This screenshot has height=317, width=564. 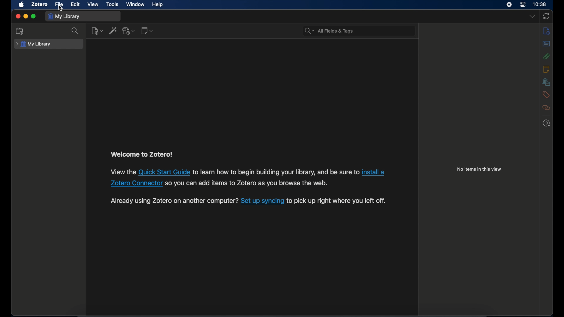 What do you see at coordinates (546, 69) in the screenshot?
I see `notes` at bounding box center [546, 69].